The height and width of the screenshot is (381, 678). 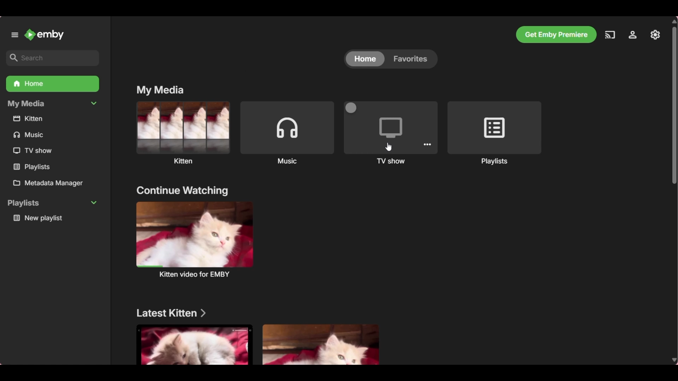 I want to click on Media files under My Media, so click(x=31, y=135).